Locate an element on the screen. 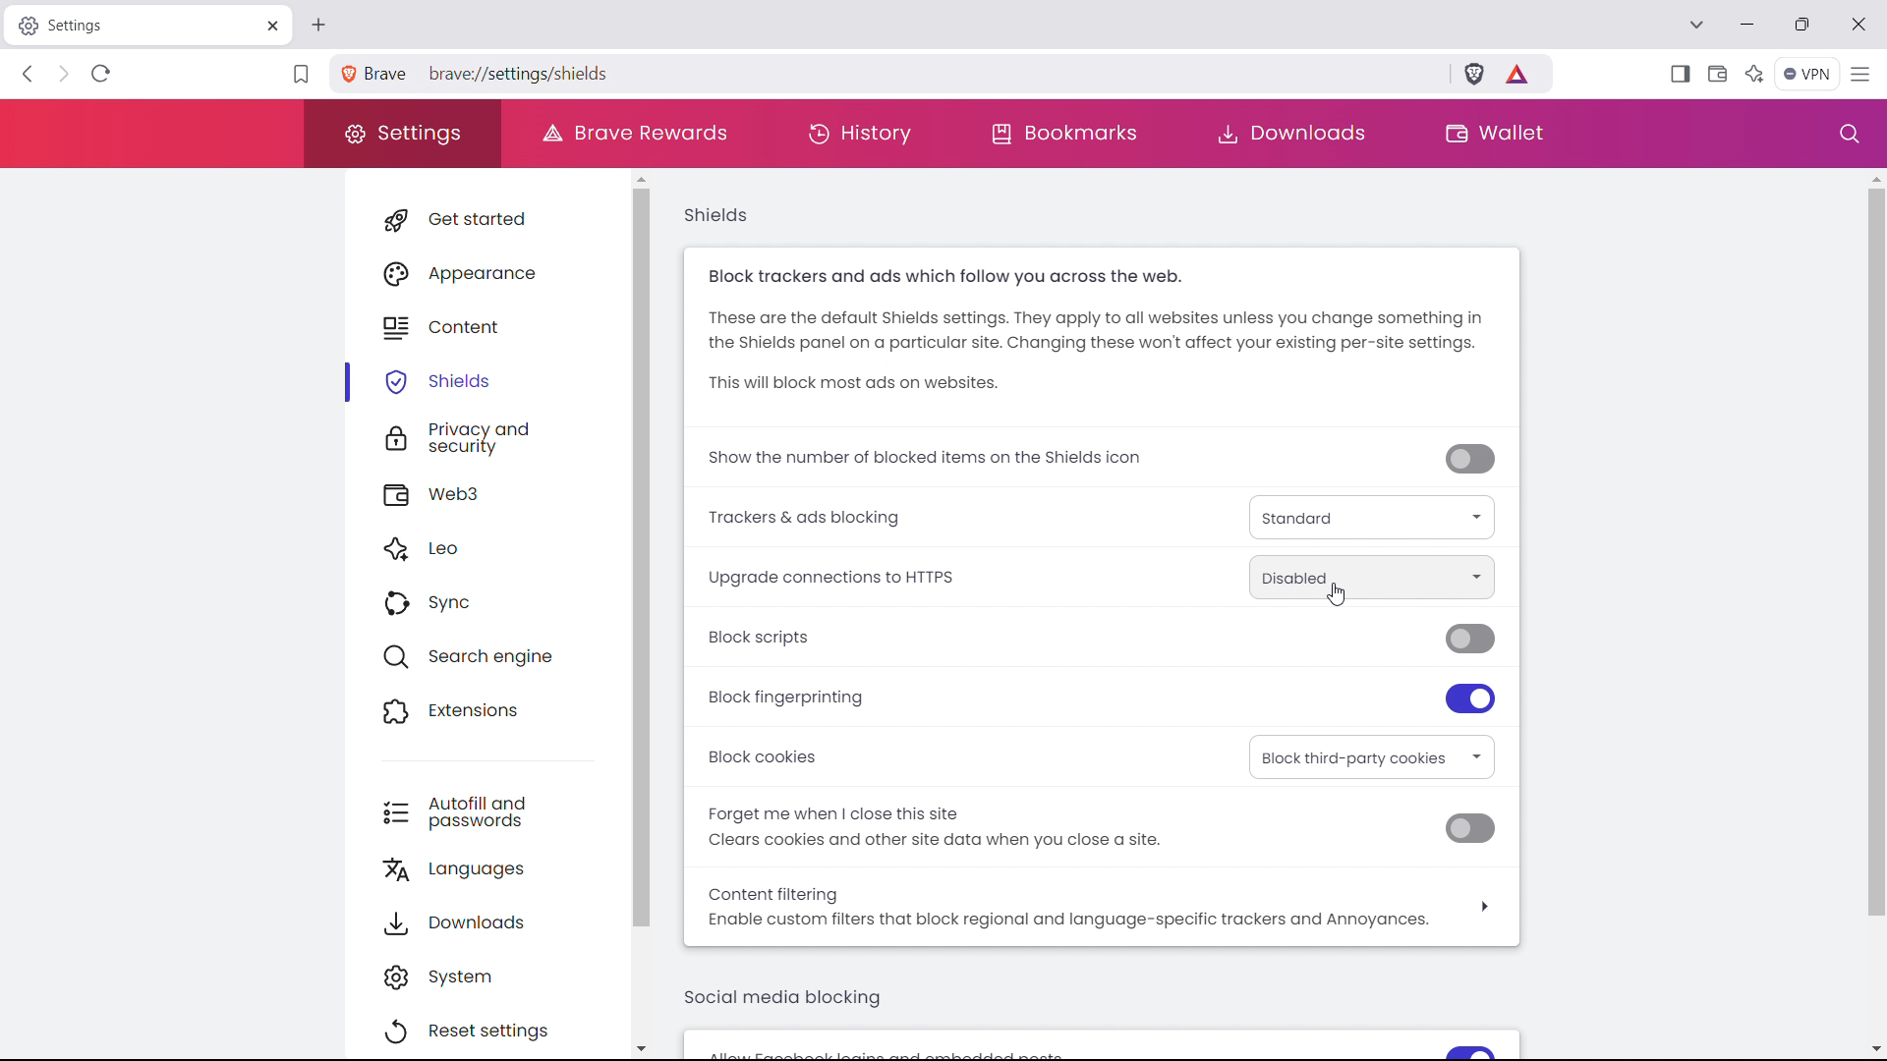 Image resolution: width=1887 pixels, height=1061 pixels. brave rewards is located at coordinates (1518, 73).